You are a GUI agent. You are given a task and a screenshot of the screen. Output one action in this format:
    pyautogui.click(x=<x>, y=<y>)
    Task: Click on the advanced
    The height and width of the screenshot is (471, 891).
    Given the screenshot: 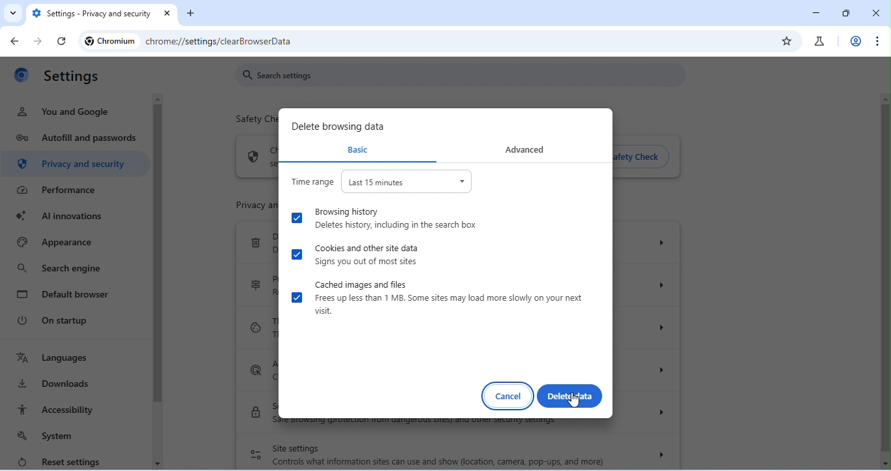 What is the action you would take?
    pyautogui.click(x=525, y=149)
    